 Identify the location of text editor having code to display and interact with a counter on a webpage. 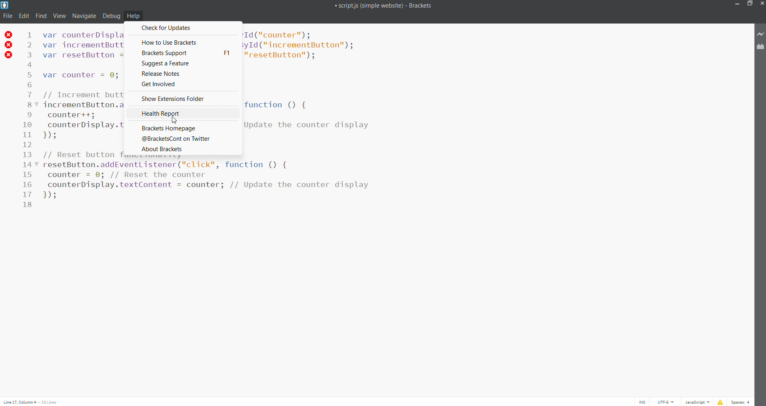
(254, 201).